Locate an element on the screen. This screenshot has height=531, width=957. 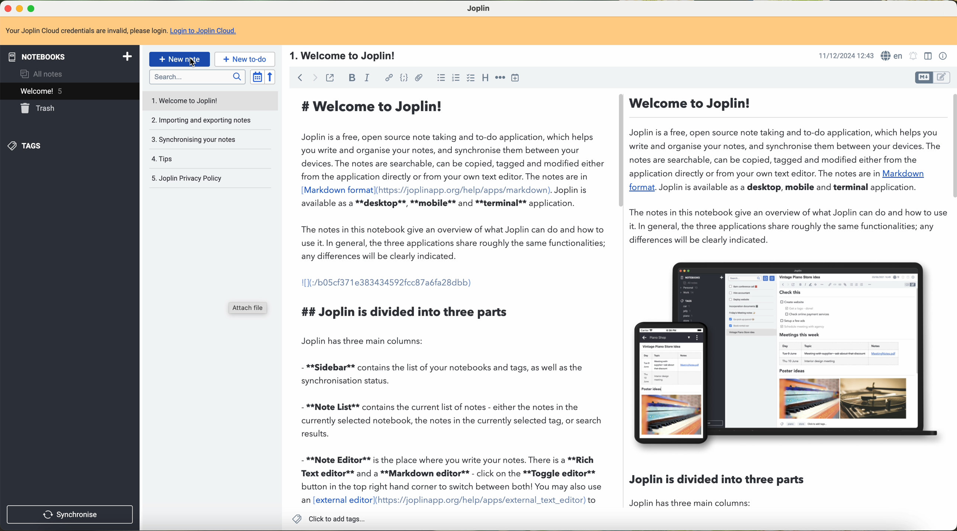
all notes is located at coordinates (43, 75).